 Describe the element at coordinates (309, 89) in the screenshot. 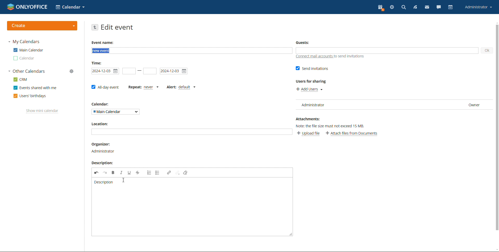

I see `add users` at that location.